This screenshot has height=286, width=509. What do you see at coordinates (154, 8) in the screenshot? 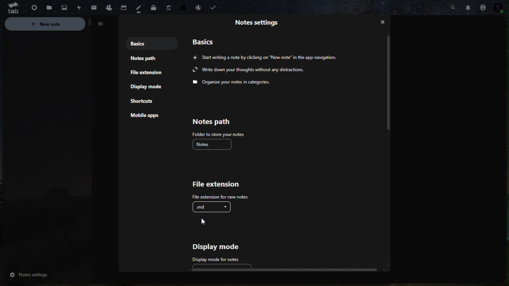
I see `deck` at bounding box center [154, 8].